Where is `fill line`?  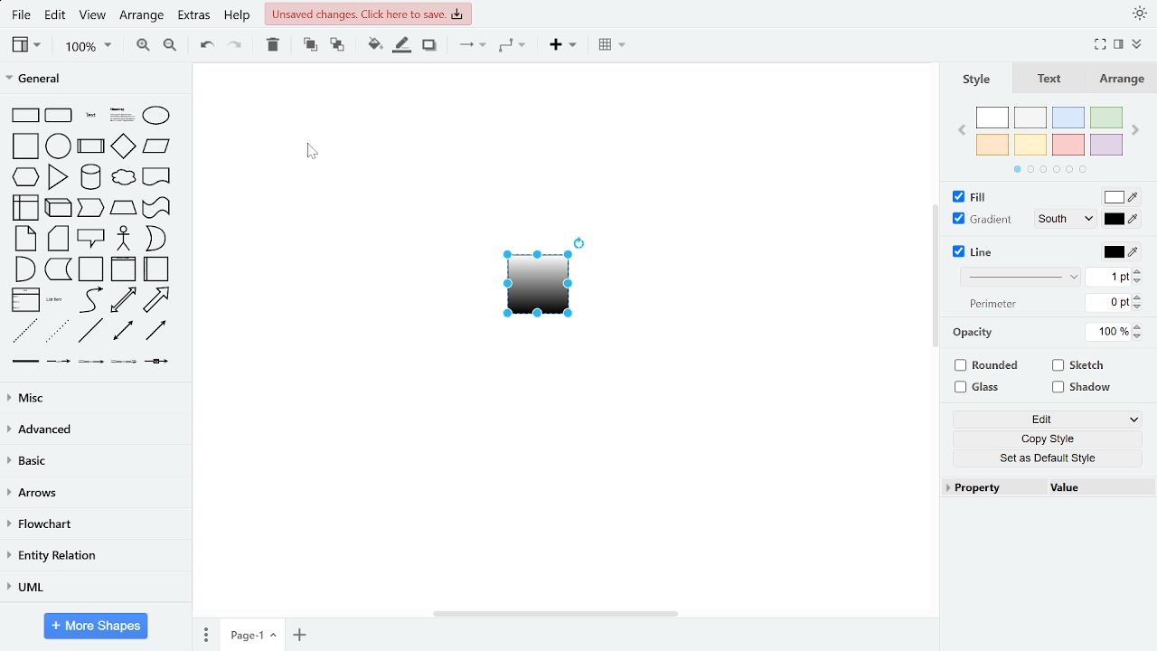 fill line is located at coordinates (401, 46).